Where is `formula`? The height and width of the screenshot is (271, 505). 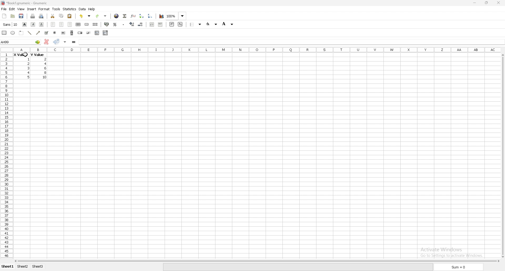 formula is located at coordinates (74, 42).